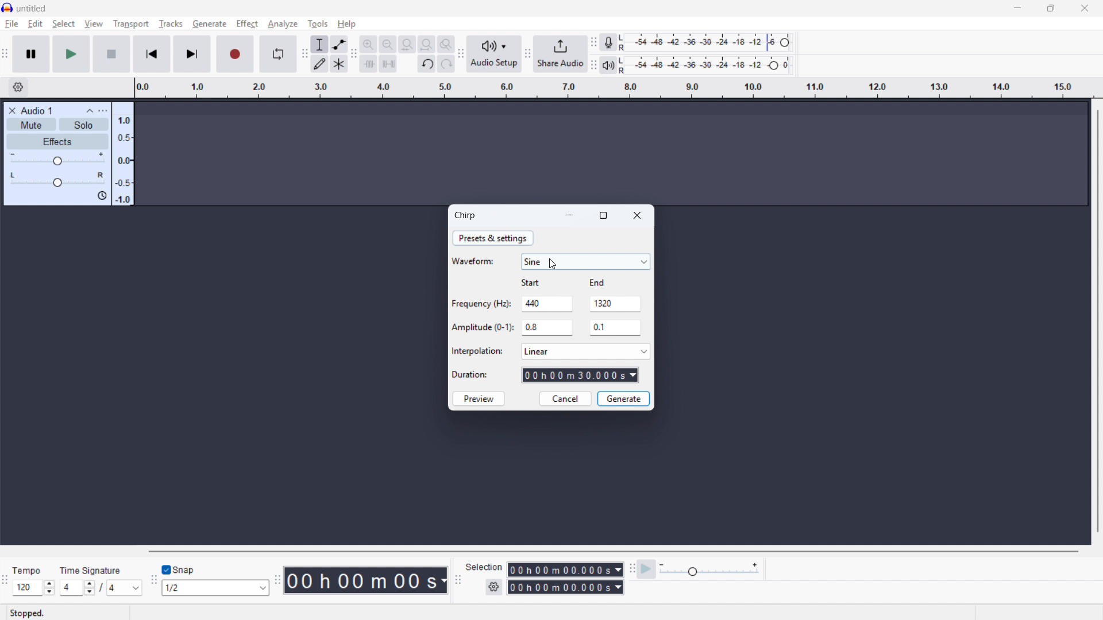 This screenshot has height=620, width=1103. Describe the element at coordinates (633, 568) in the screenshot. I see `Play at speed toolbar ` at that location.